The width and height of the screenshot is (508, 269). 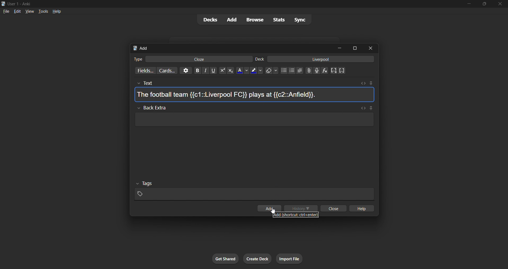 I want to click on view, so click(x=29, y=12).